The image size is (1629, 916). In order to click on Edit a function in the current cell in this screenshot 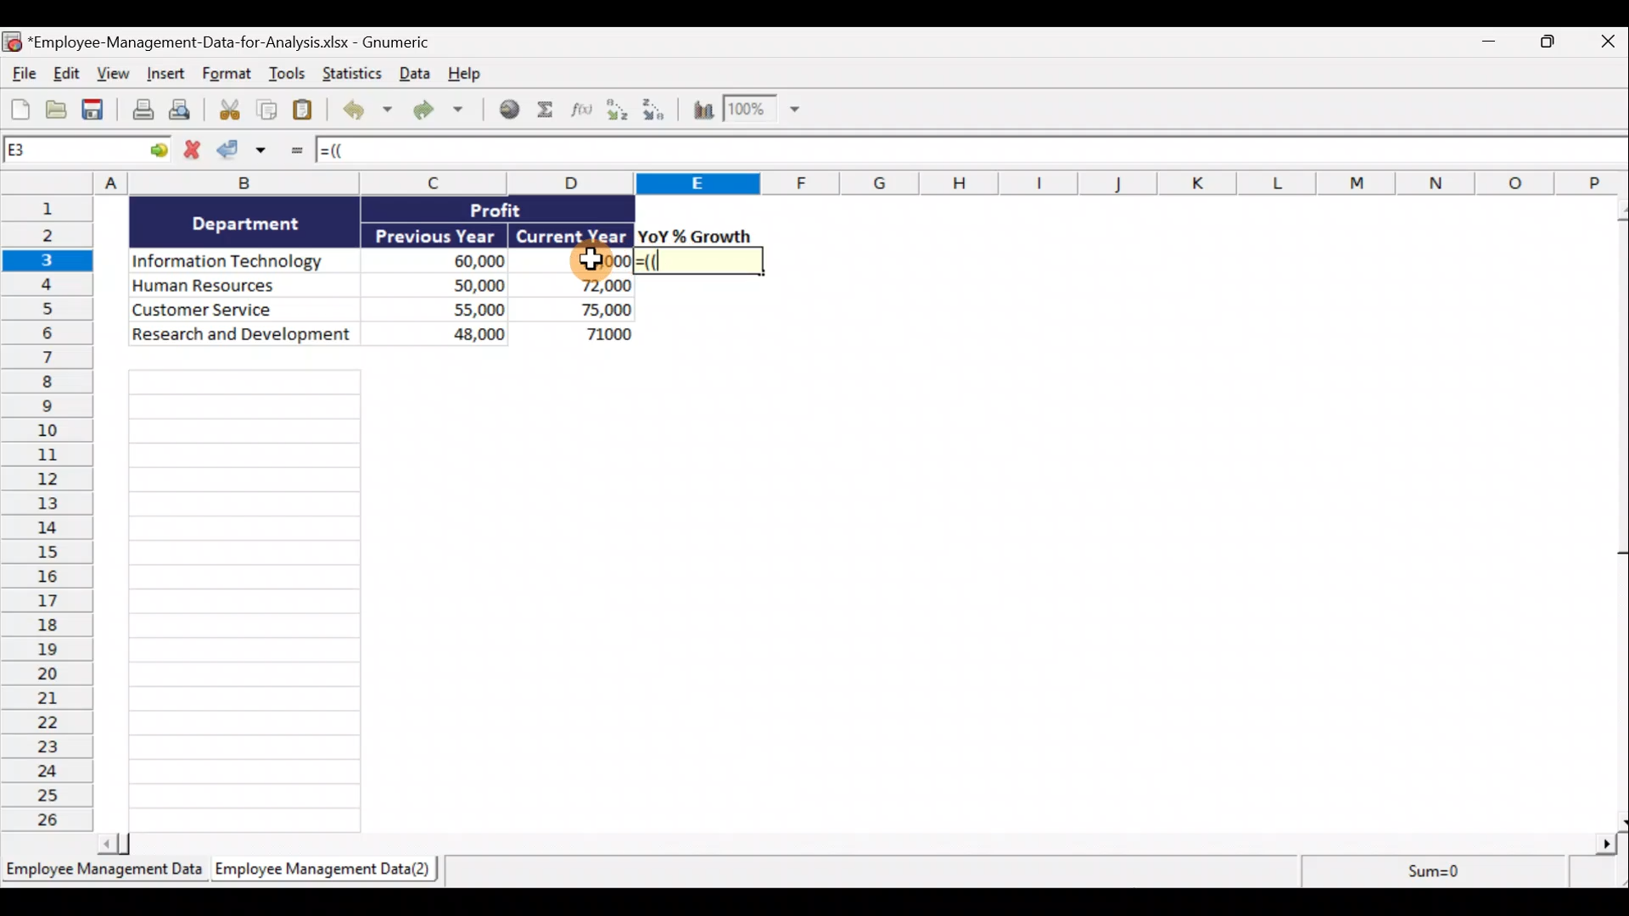, I will do `click(586, 114)`.